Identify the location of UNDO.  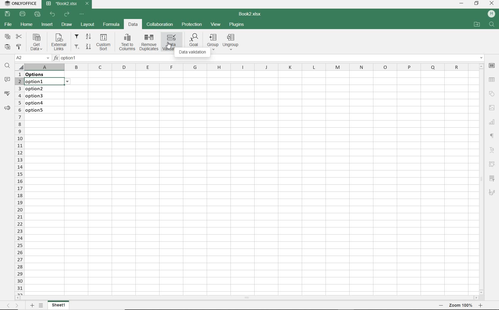
(53, 14).